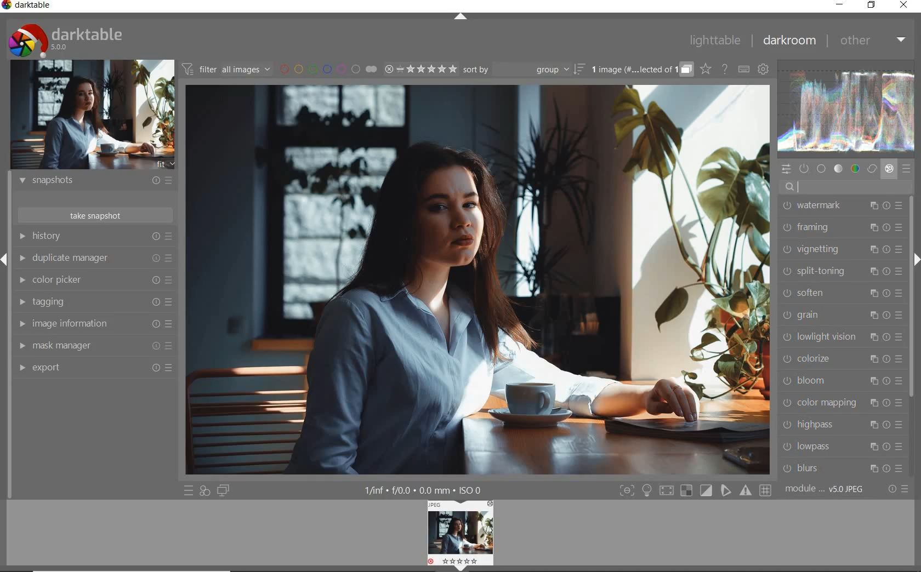 The image size is (921, 572). I want to click on split-toning, so click(843, 271).